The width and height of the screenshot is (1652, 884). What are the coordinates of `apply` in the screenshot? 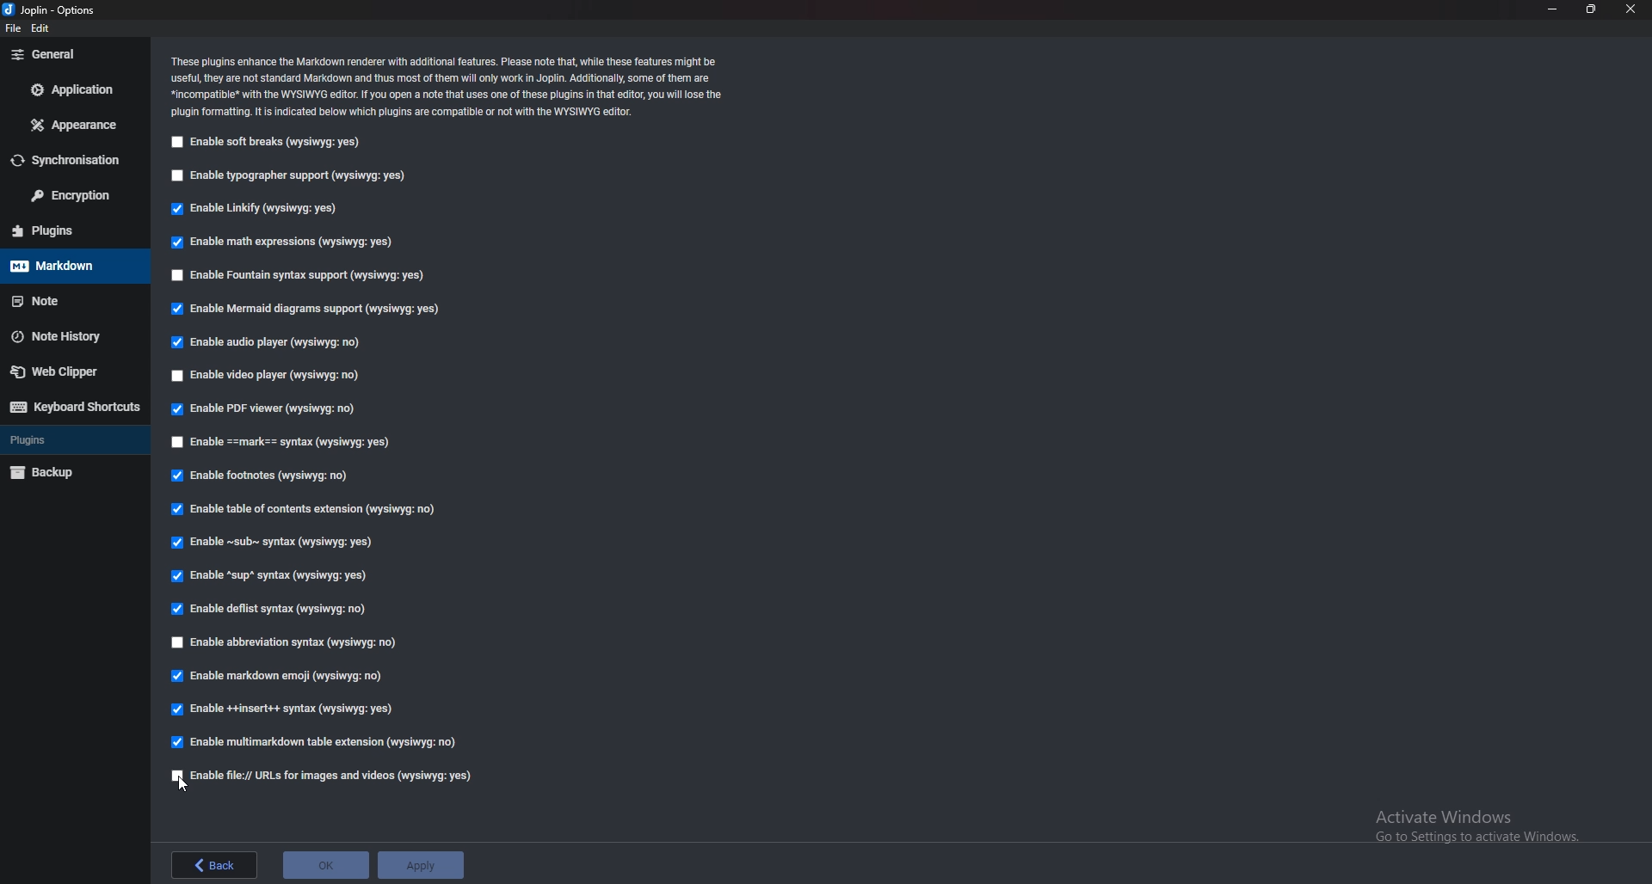 It's located at (421, 865).